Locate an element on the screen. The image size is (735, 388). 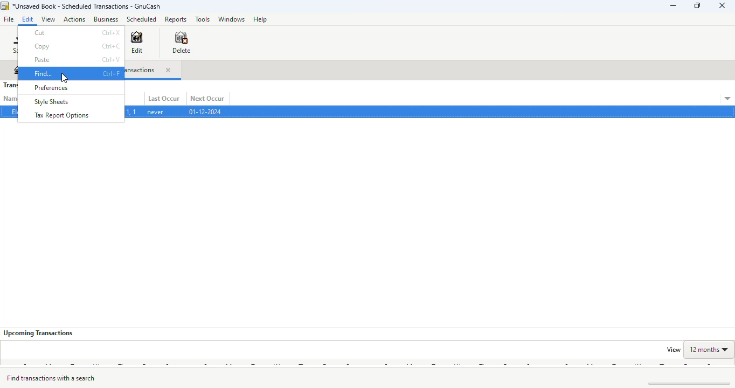
paste is located at coordinates (42, 60).